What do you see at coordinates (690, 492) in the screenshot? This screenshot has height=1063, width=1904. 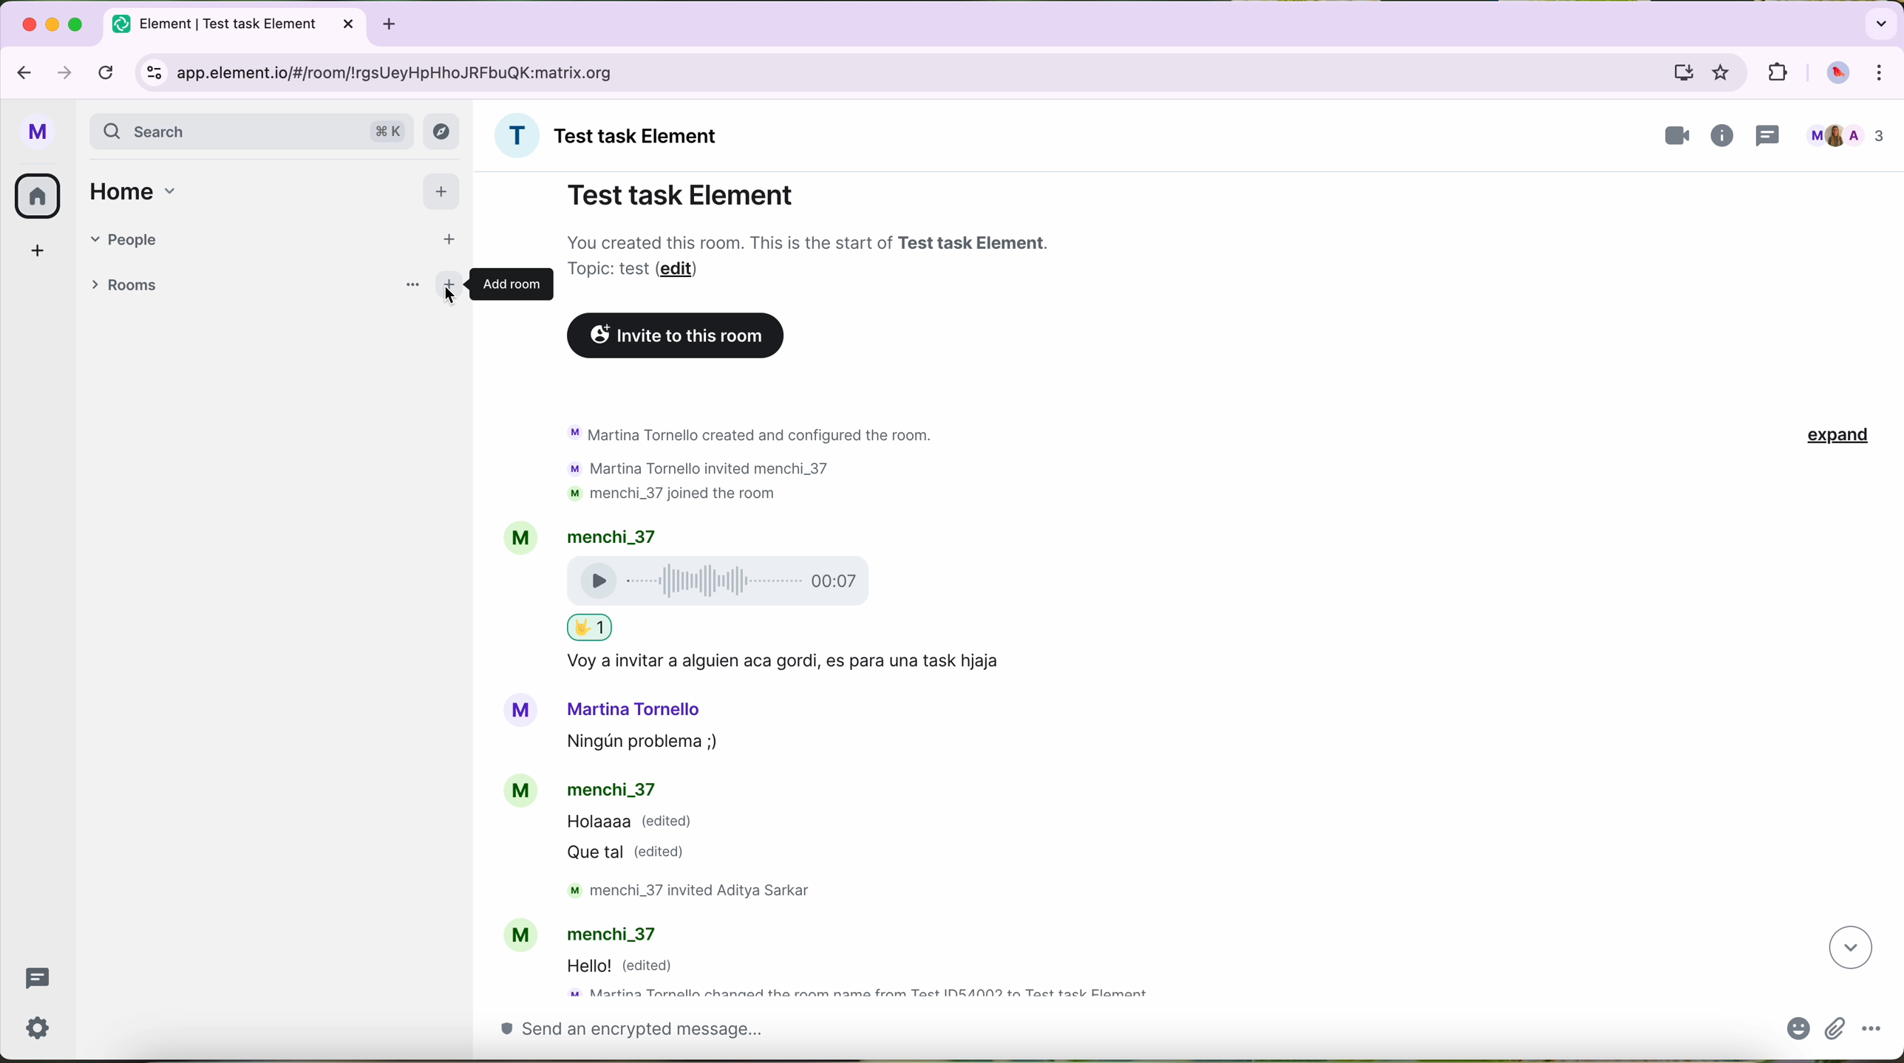 I see `text` at bounding box center [690, 492].